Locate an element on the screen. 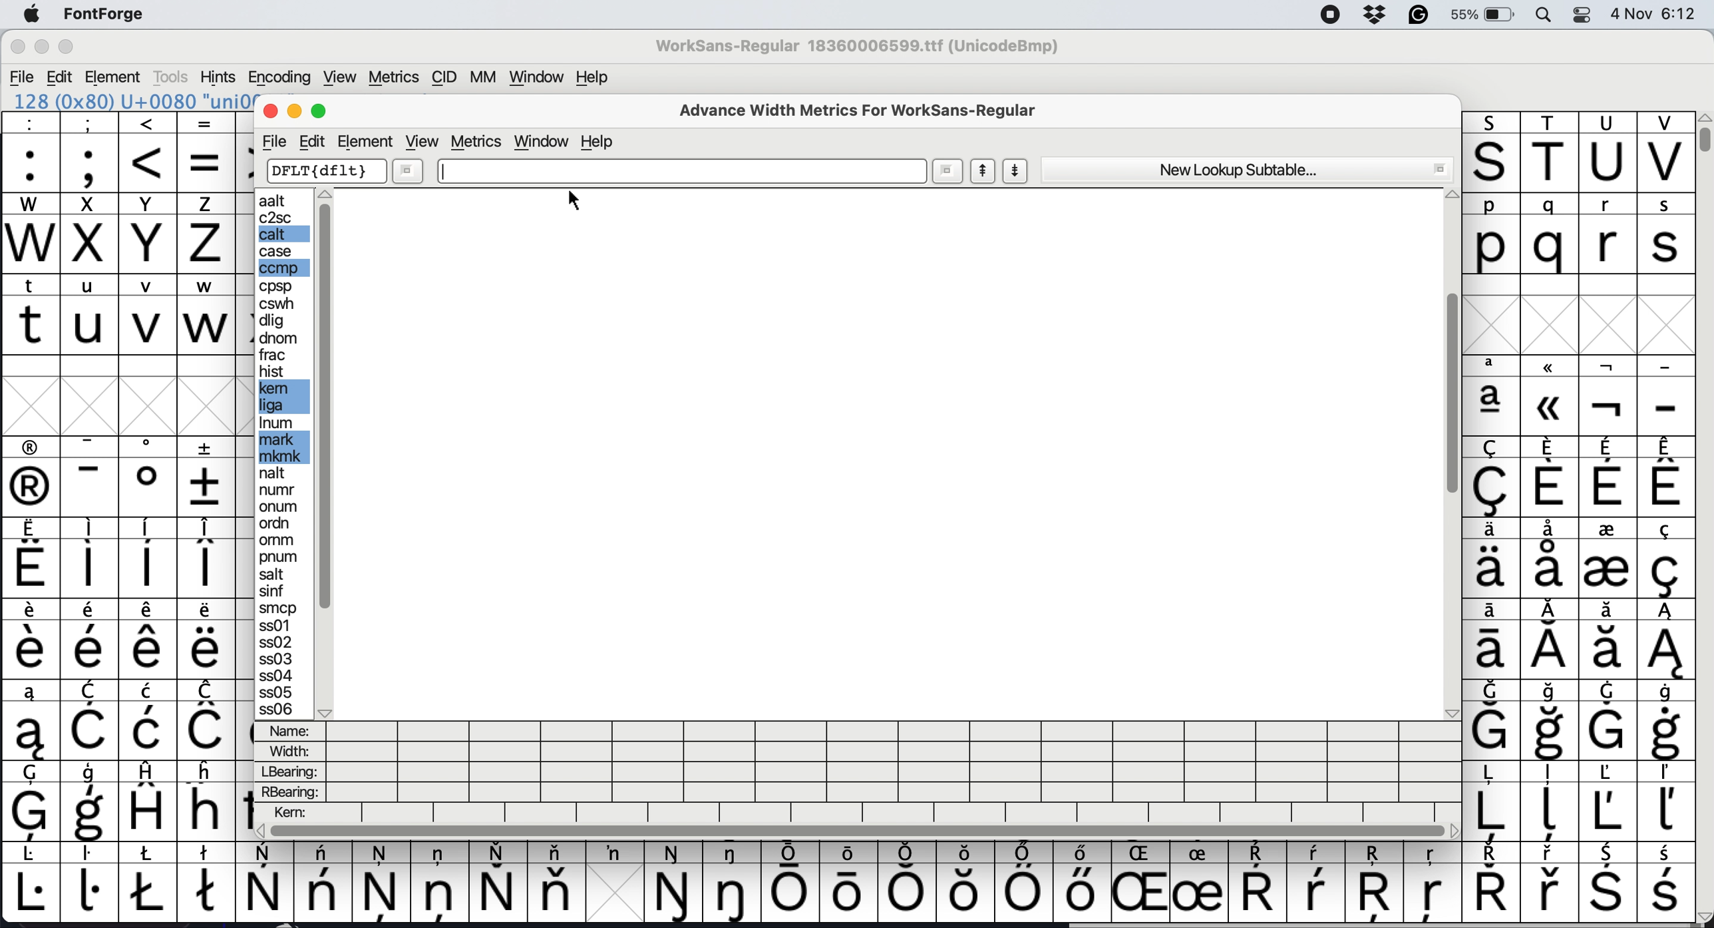 This screenshot has width=1714, height=928. dflt is located at coordinates (327, 171).